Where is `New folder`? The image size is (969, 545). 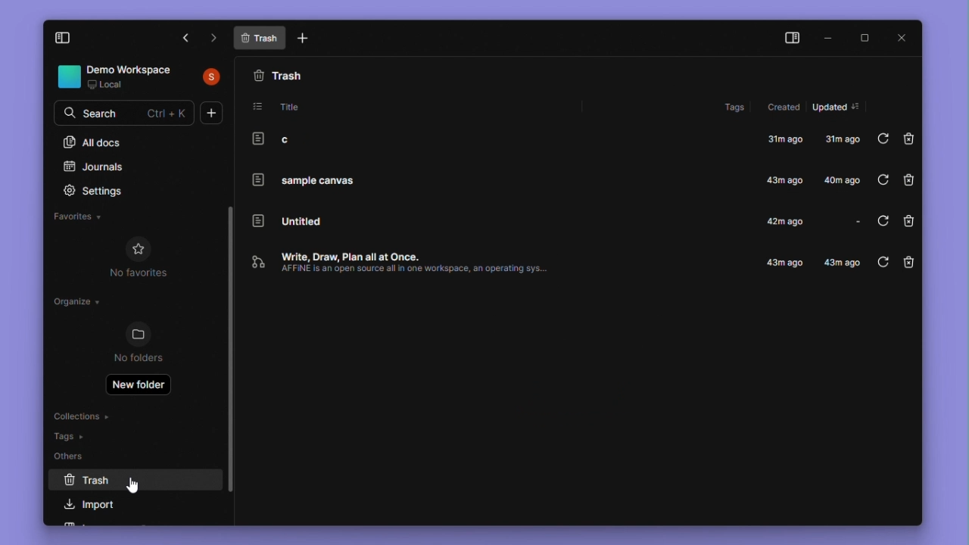
New folder is located at coordinates (139, 385).